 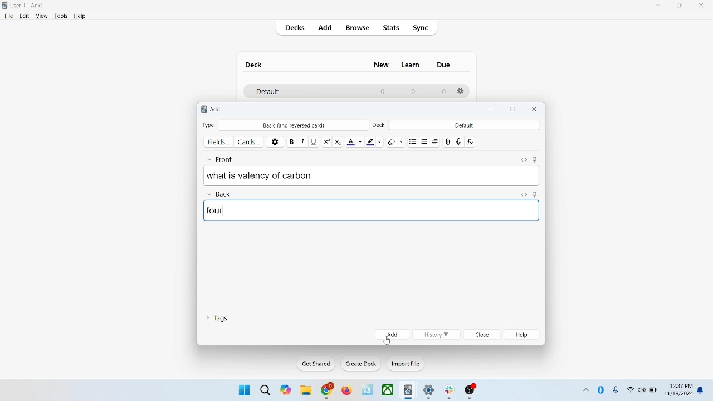 What do you see at coordinates (436, 335) in the screenshot?
I see `history` at bounding box center [436, 335].